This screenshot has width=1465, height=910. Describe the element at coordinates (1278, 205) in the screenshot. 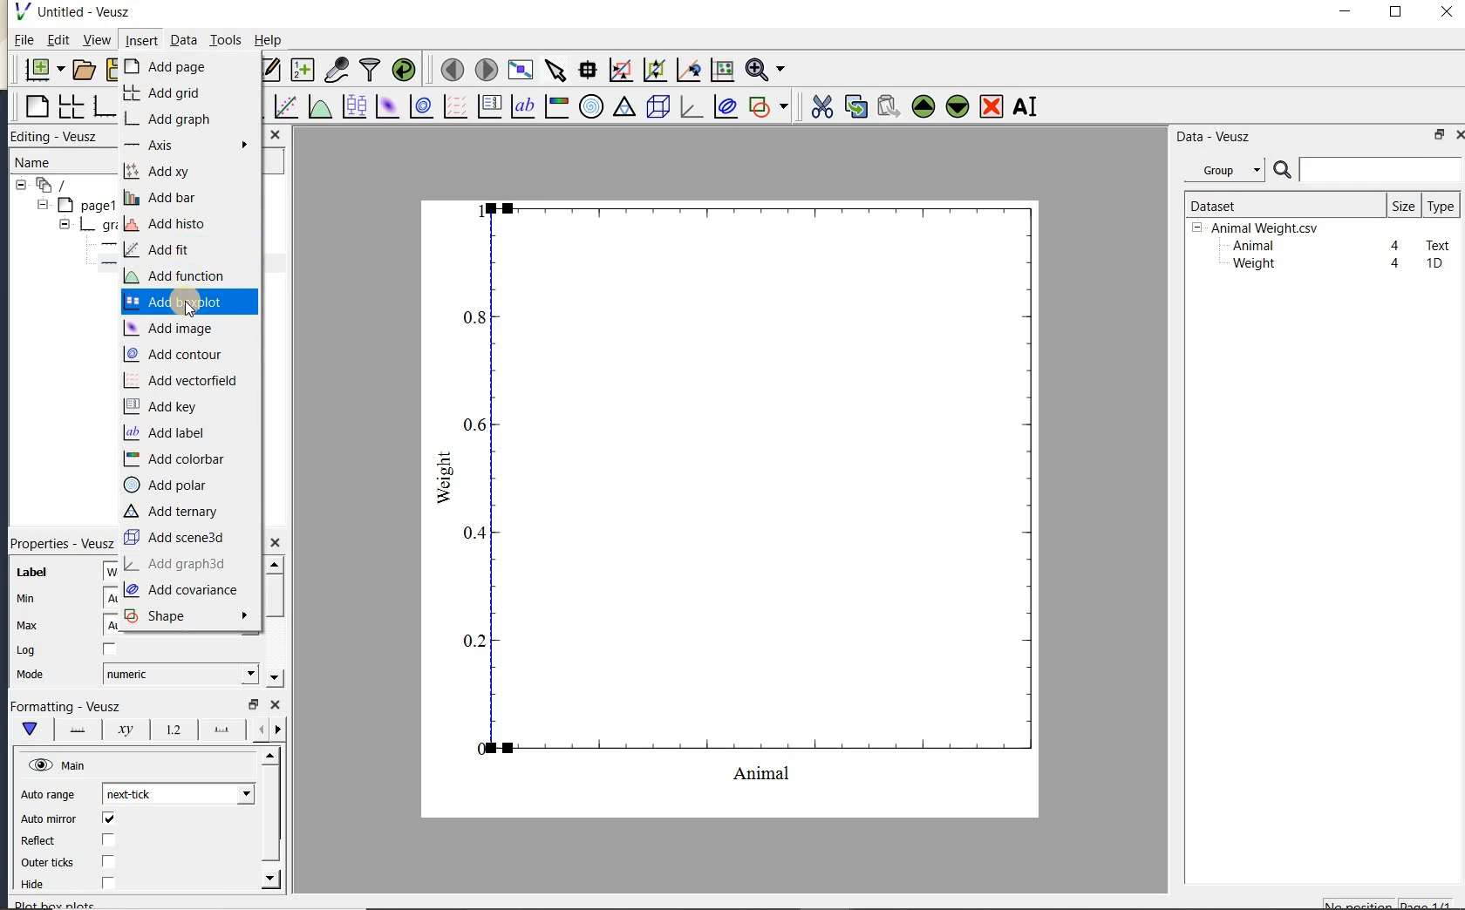

I see `Dataset` at that location.